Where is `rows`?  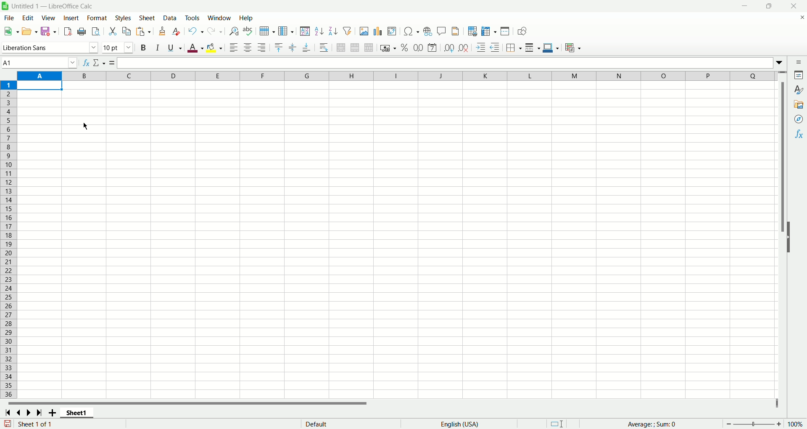 rows is located at coordinates (9, 240).